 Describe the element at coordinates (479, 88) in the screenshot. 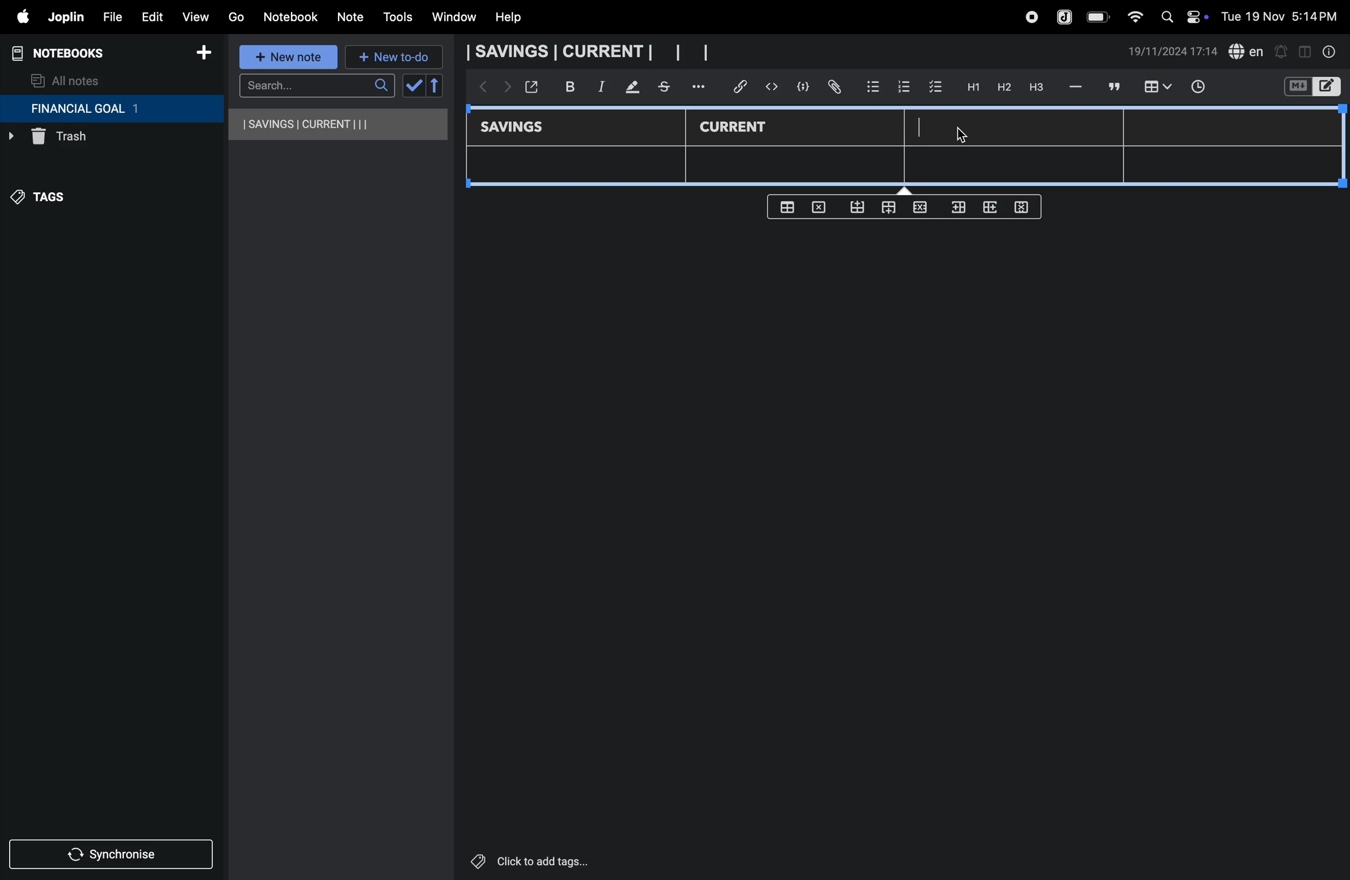

I see `backward` at that location.